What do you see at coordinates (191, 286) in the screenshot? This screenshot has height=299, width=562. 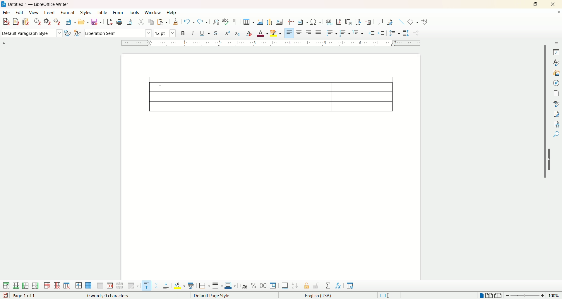 I see `auto format` at bounding box center [191, 286].